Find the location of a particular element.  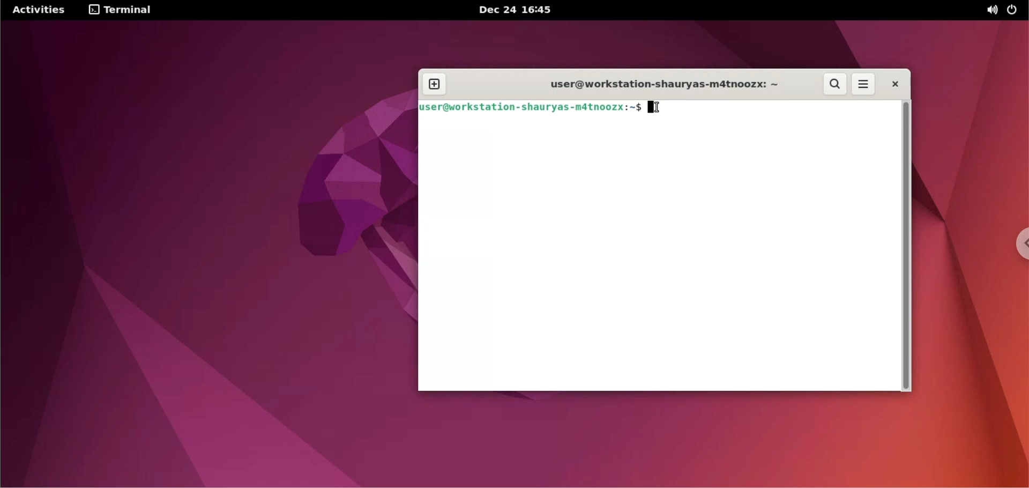

Activities  is located at coordinates (40, 11).